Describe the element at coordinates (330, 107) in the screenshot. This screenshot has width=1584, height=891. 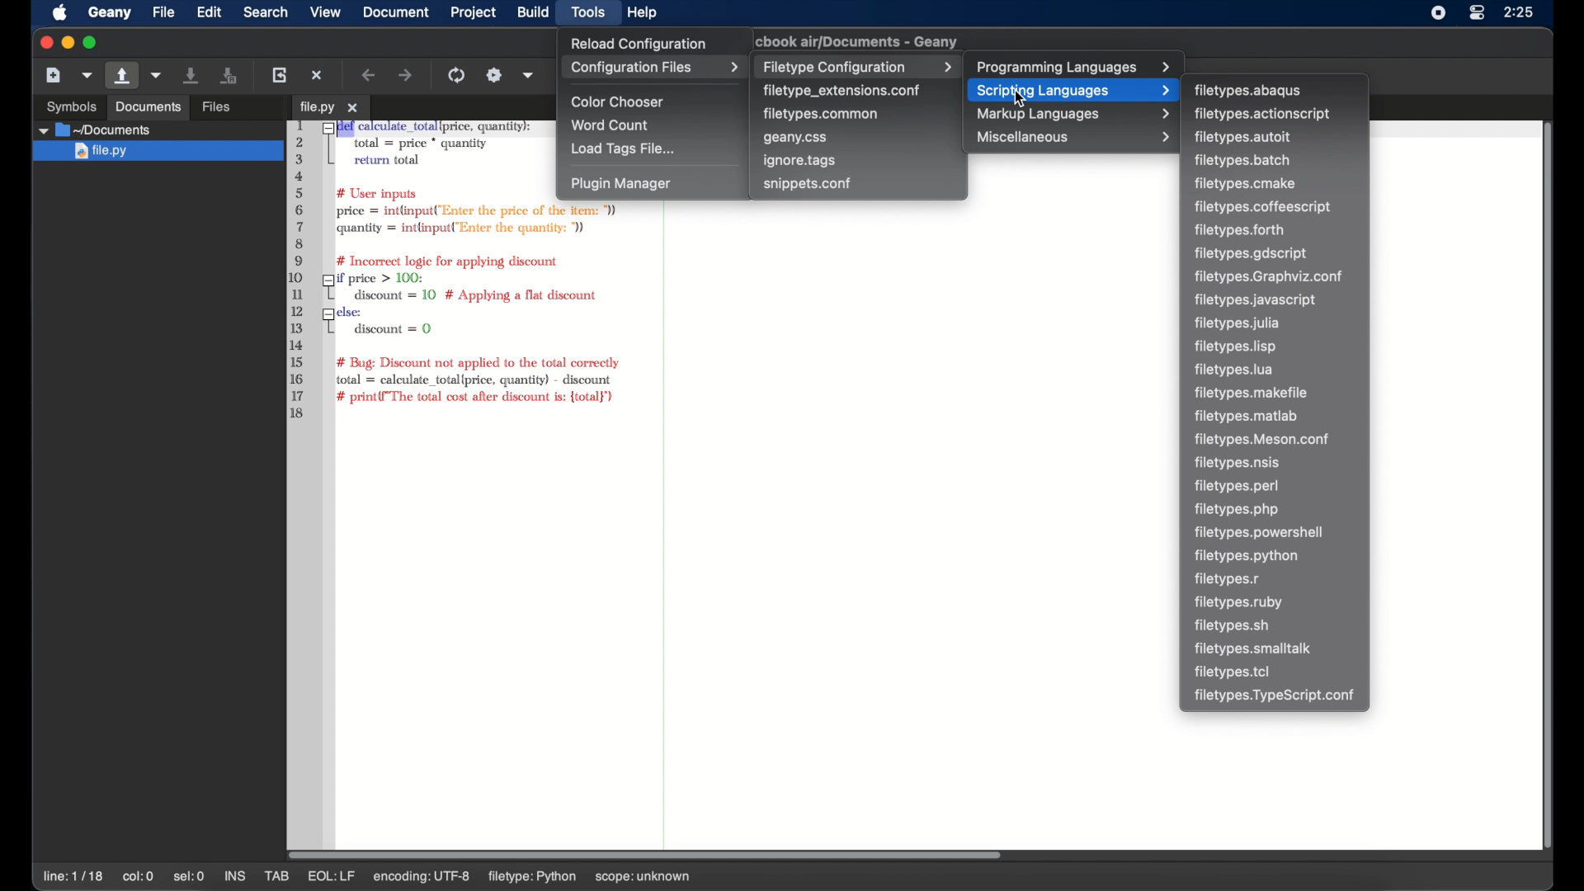
I see `tab` at that location.